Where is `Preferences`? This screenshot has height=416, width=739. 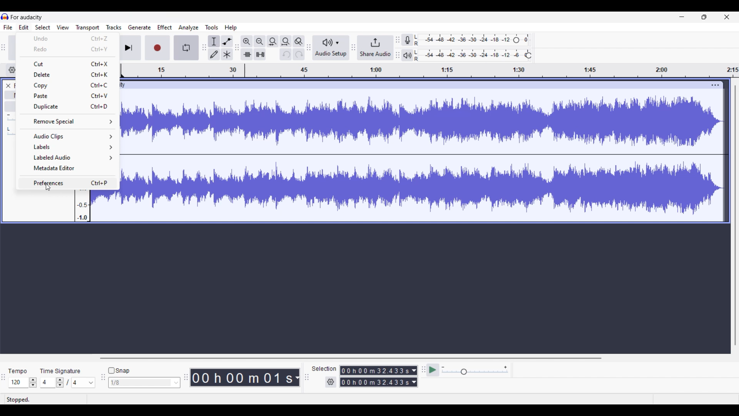
Preferences is located at coordinates (68, 183).